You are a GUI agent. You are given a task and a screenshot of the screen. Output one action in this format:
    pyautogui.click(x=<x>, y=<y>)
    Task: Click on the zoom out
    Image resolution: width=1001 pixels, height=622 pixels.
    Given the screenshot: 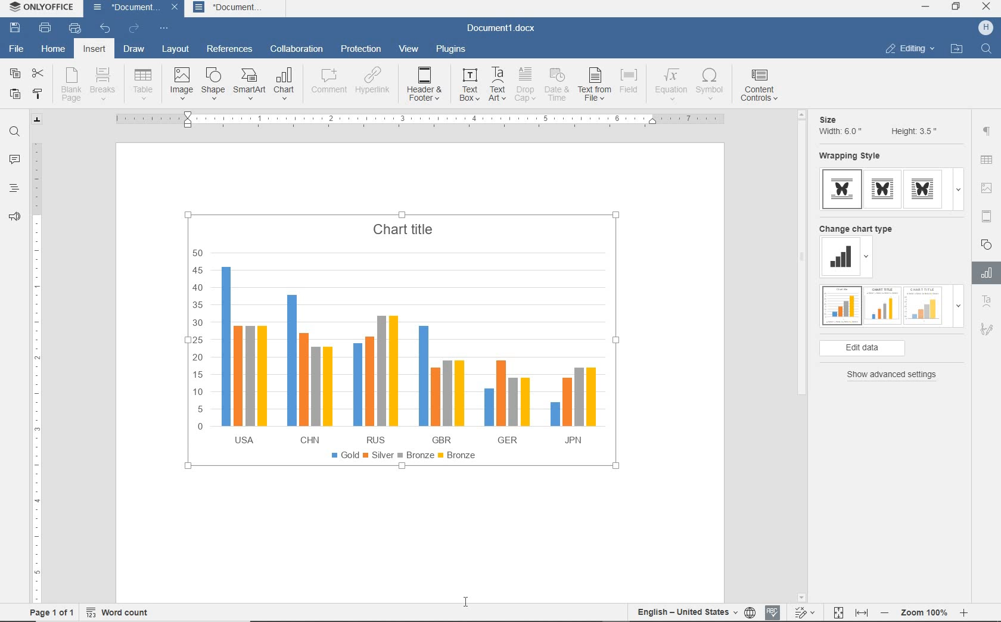 What is the action you would take?
    pyautogui.click(x=886, y=612)
    